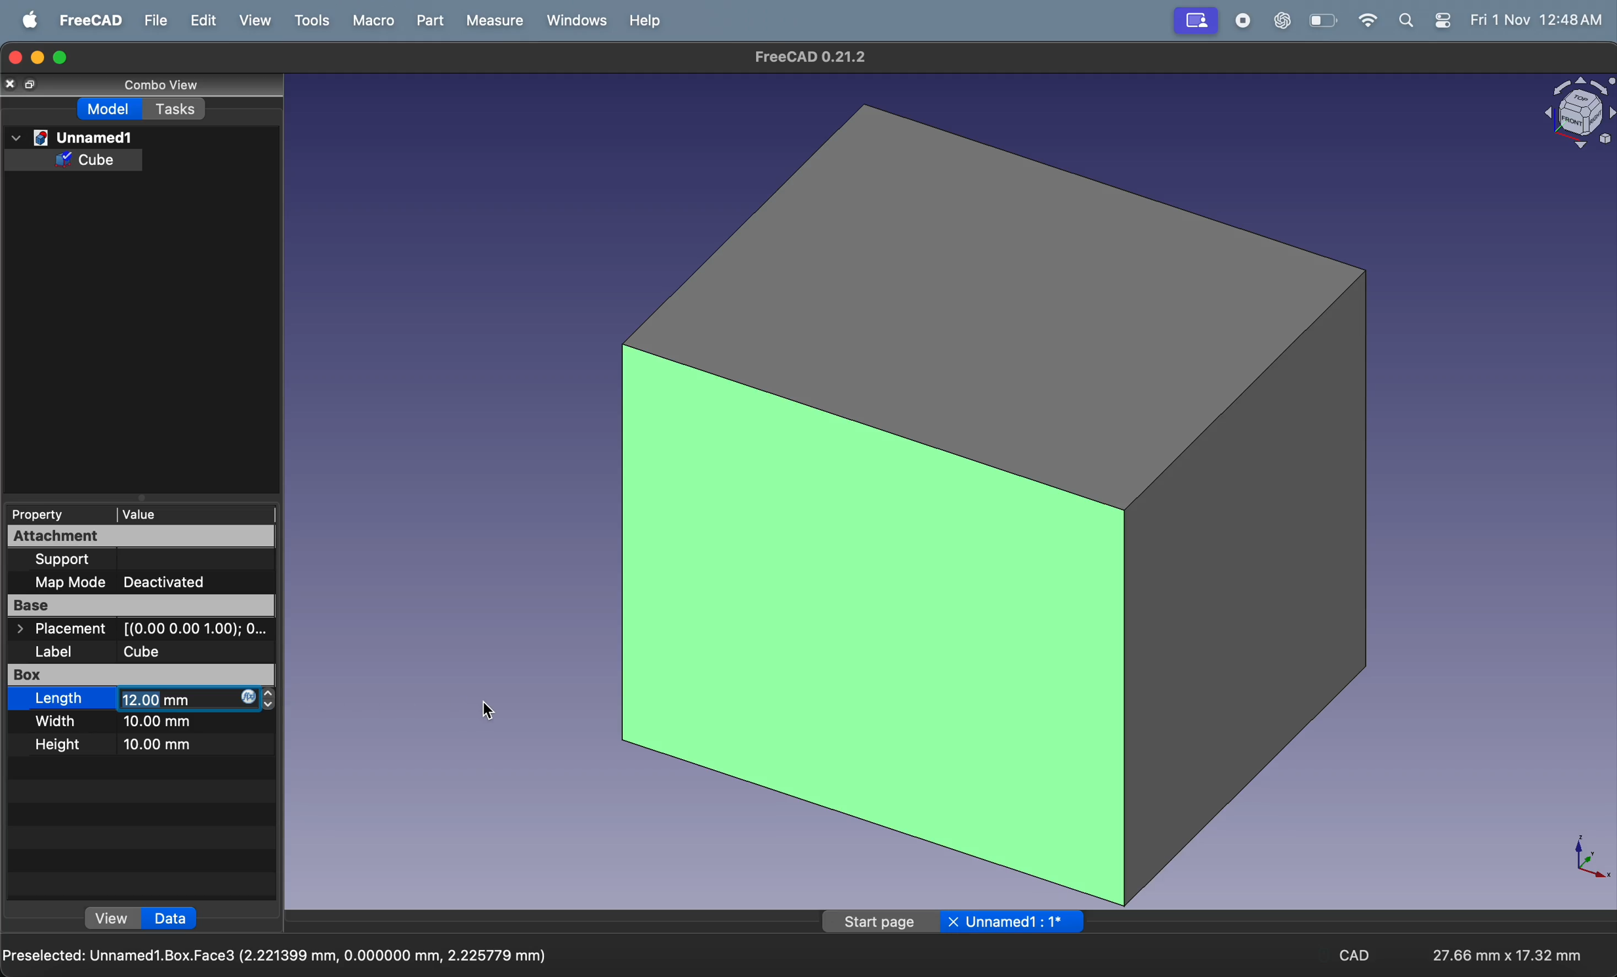  I want to click on cube, so click(89, 160).